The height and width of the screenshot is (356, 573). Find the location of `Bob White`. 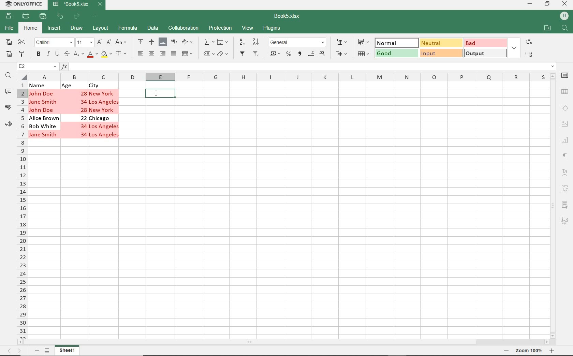

Bob White is located at coordinates (44, 126).